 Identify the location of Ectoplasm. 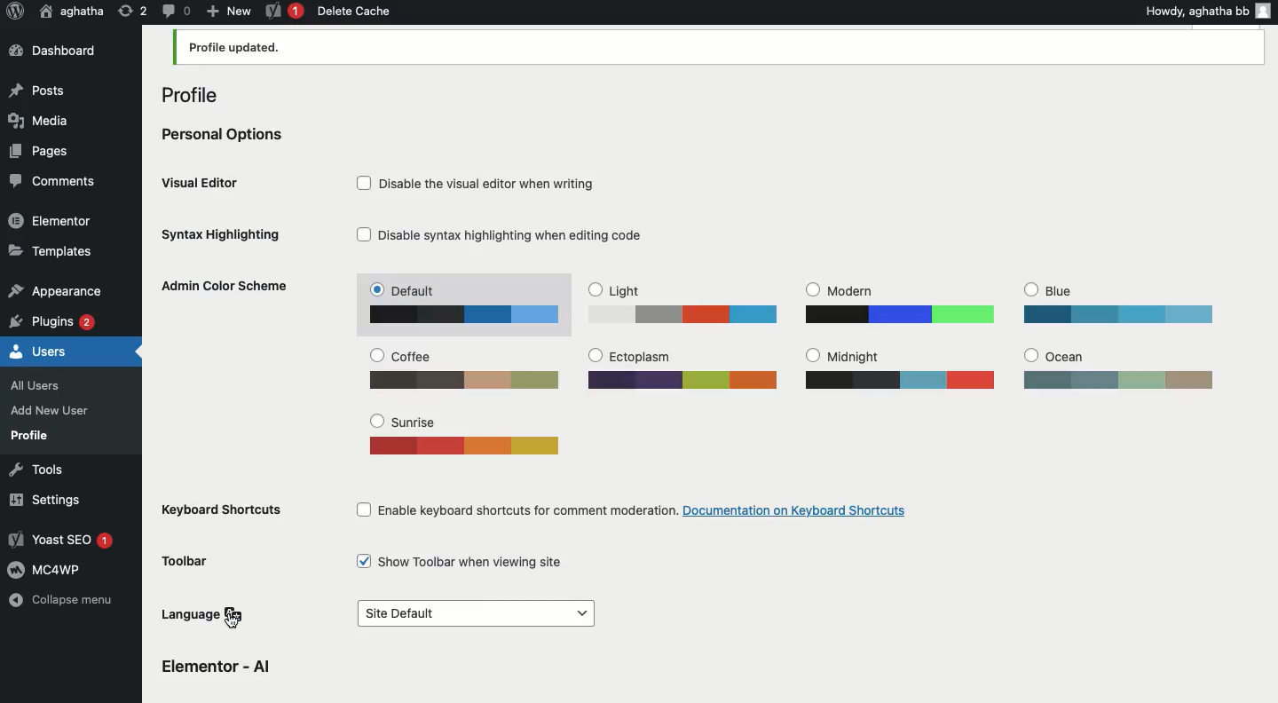
(684, 368).